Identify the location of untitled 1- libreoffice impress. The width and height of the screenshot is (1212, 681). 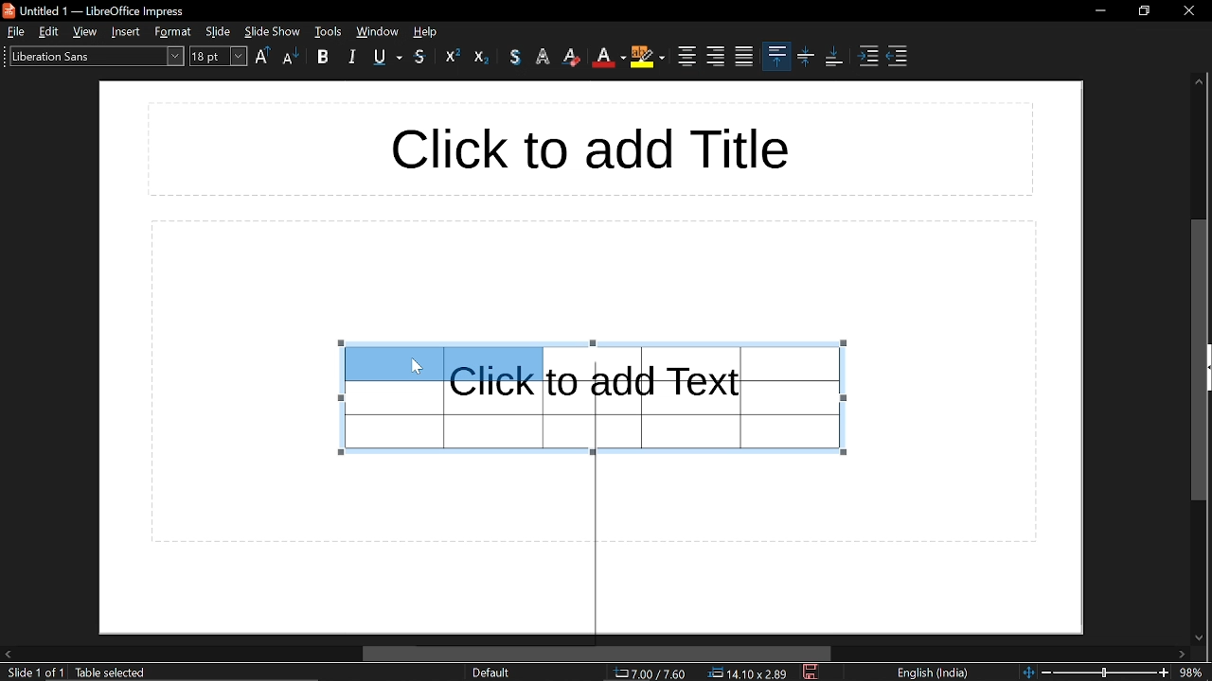
(98, 9).